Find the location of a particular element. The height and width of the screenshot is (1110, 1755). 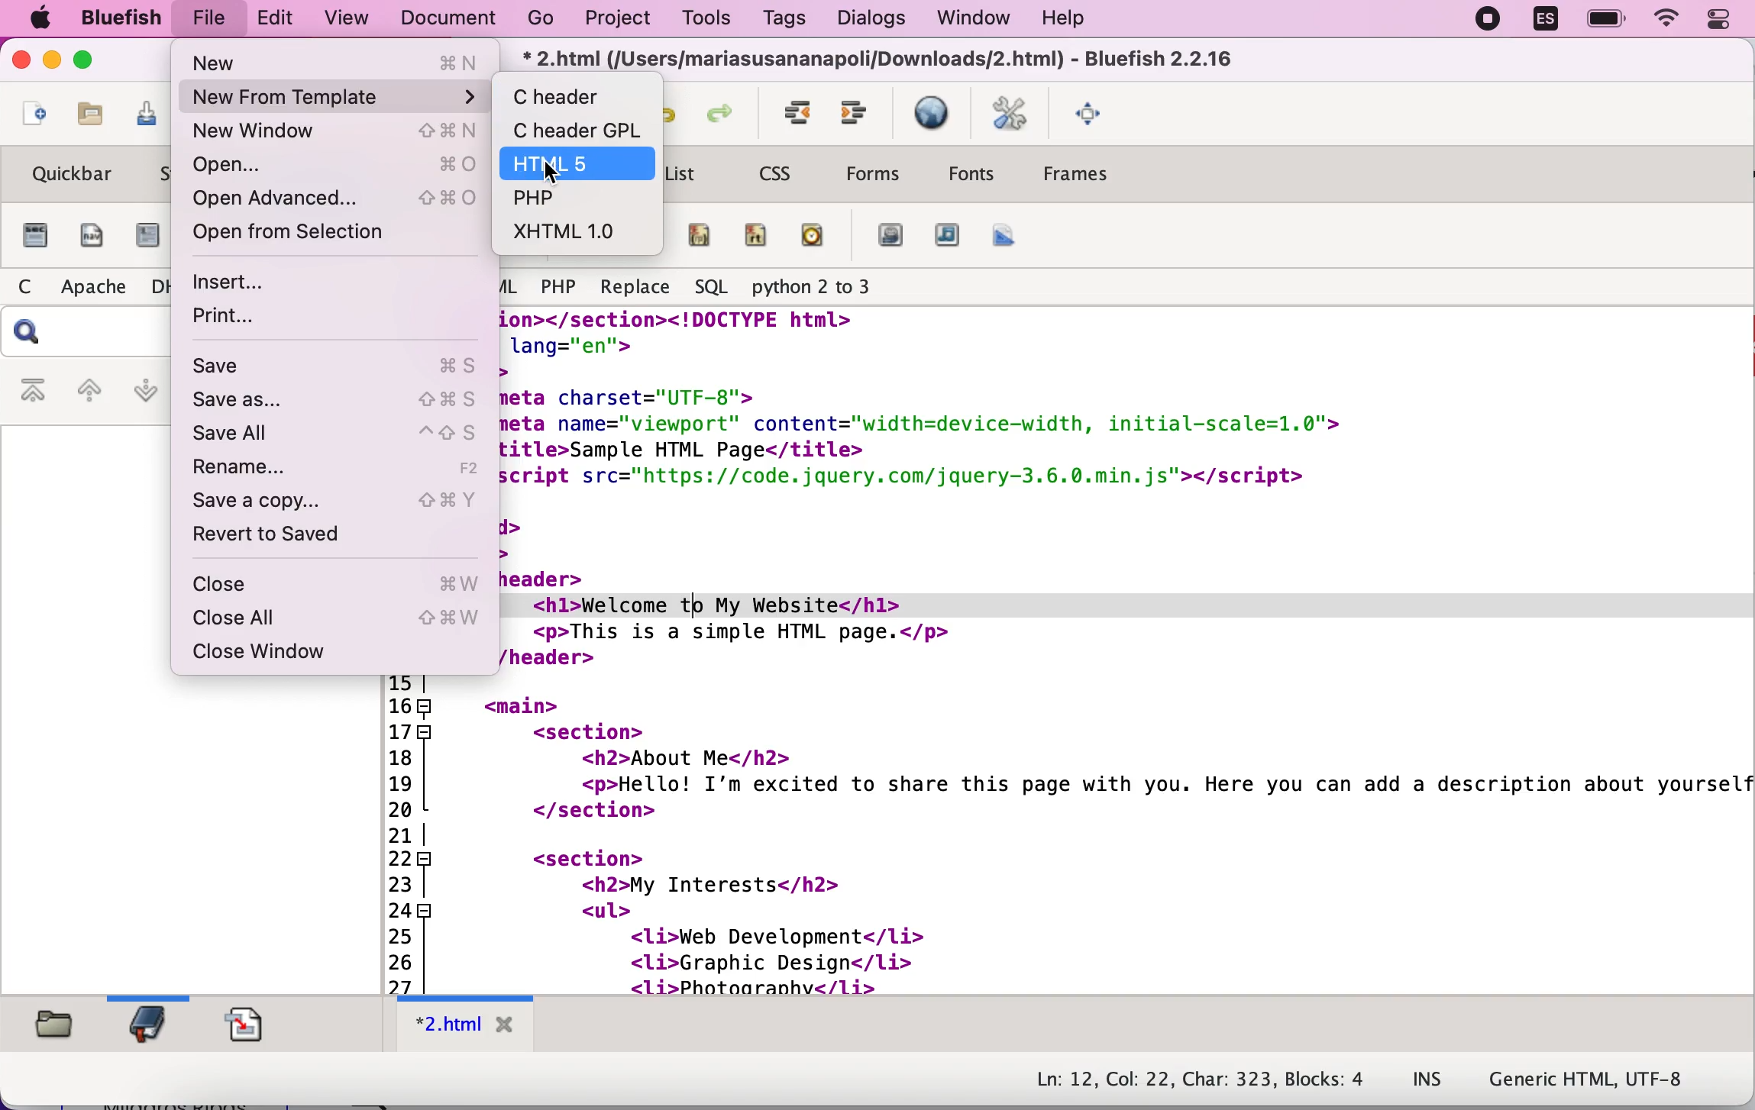

new window is located at coordinates (337, 134).